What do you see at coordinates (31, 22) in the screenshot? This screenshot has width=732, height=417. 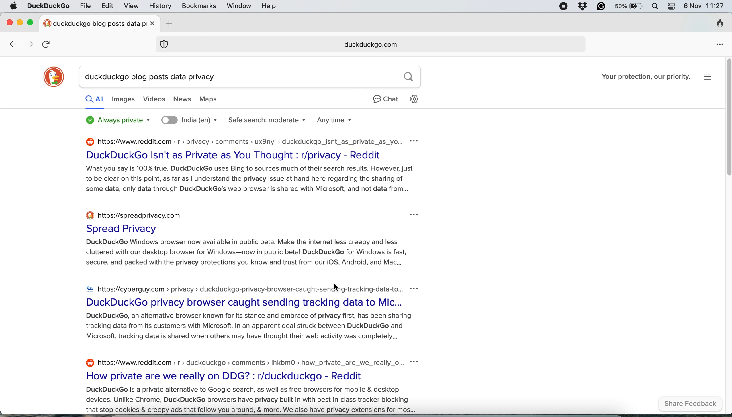 I see `maximise` at bounding box center [31, 22].